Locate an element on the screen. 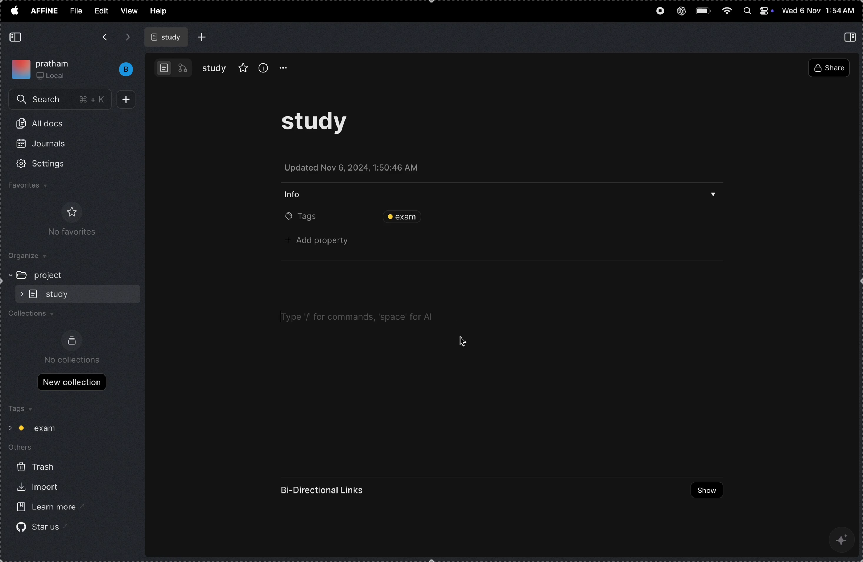 This screenshot has height=562, width=863. apple menu is located at coordinates (14, 10).